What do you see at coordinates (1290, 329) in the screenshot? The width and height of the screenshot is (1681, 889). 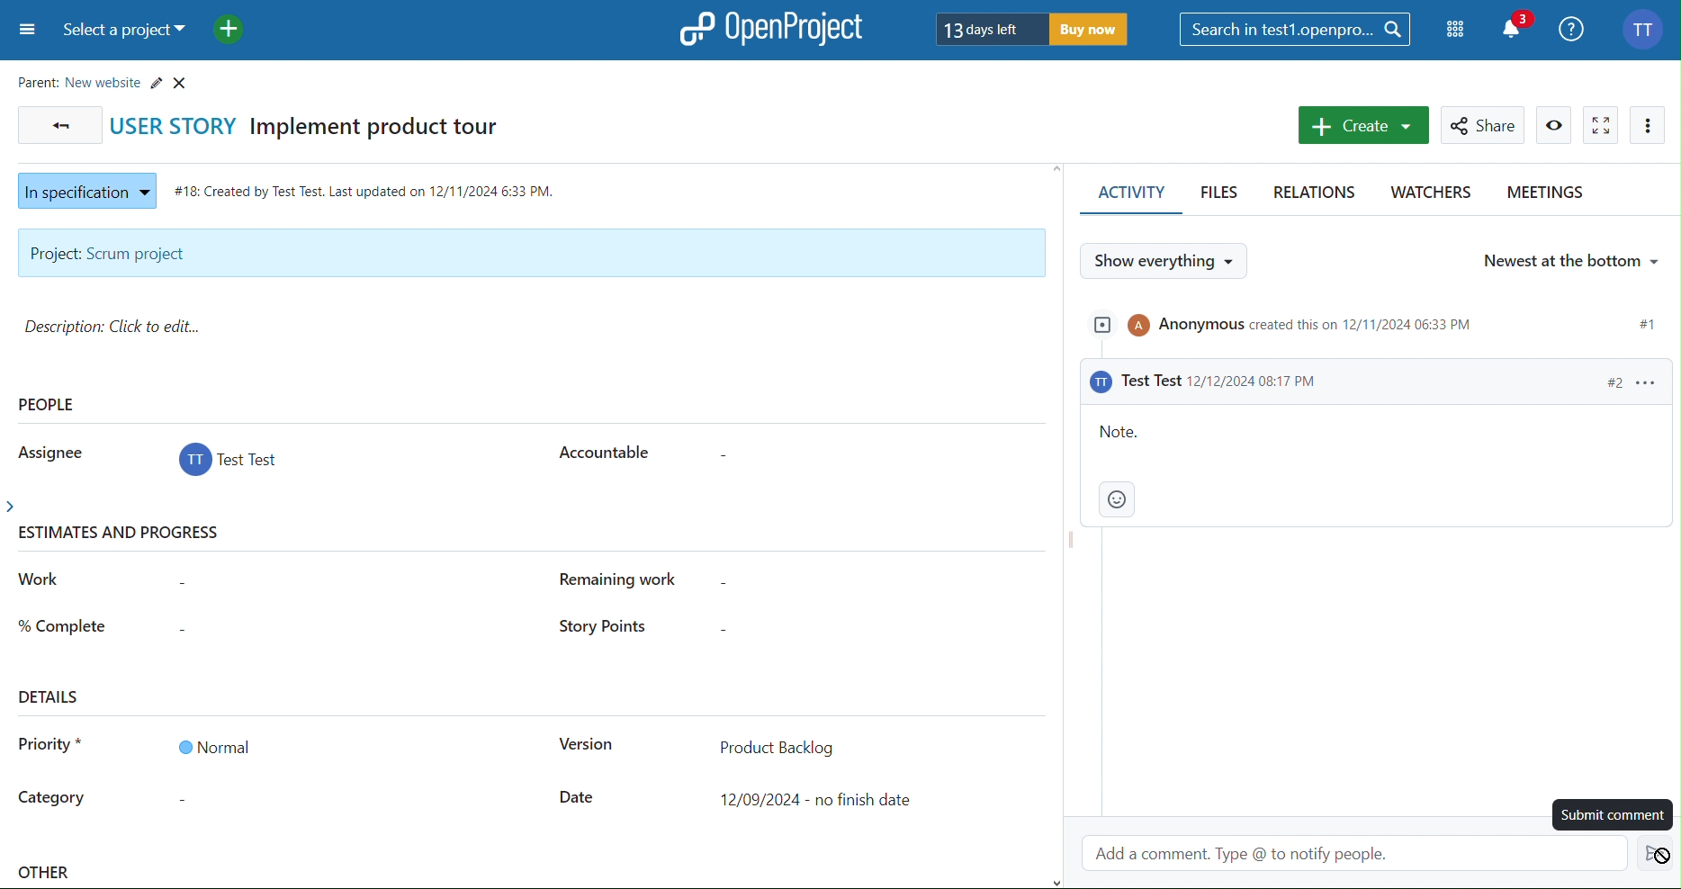 I see `5) @) Anonymous created this on 12/11/2024 0633 PM` at bounding box center [1290, 329].